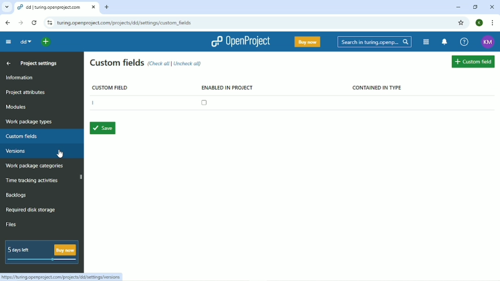 The image size is (500, 281). Describe the element at coordinates (477, 7) in the screenshot. I see `Restore down` at that location.